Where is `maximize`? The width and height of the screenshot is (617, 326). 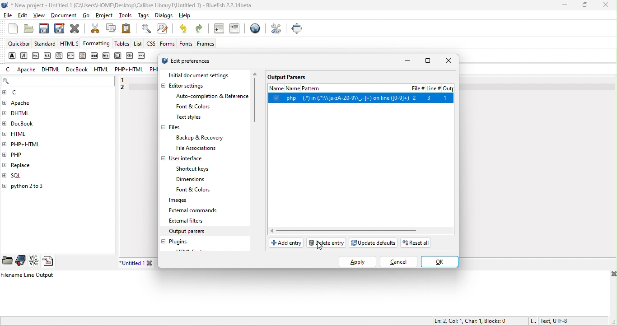 maximize is located at coordinates (585, 6).